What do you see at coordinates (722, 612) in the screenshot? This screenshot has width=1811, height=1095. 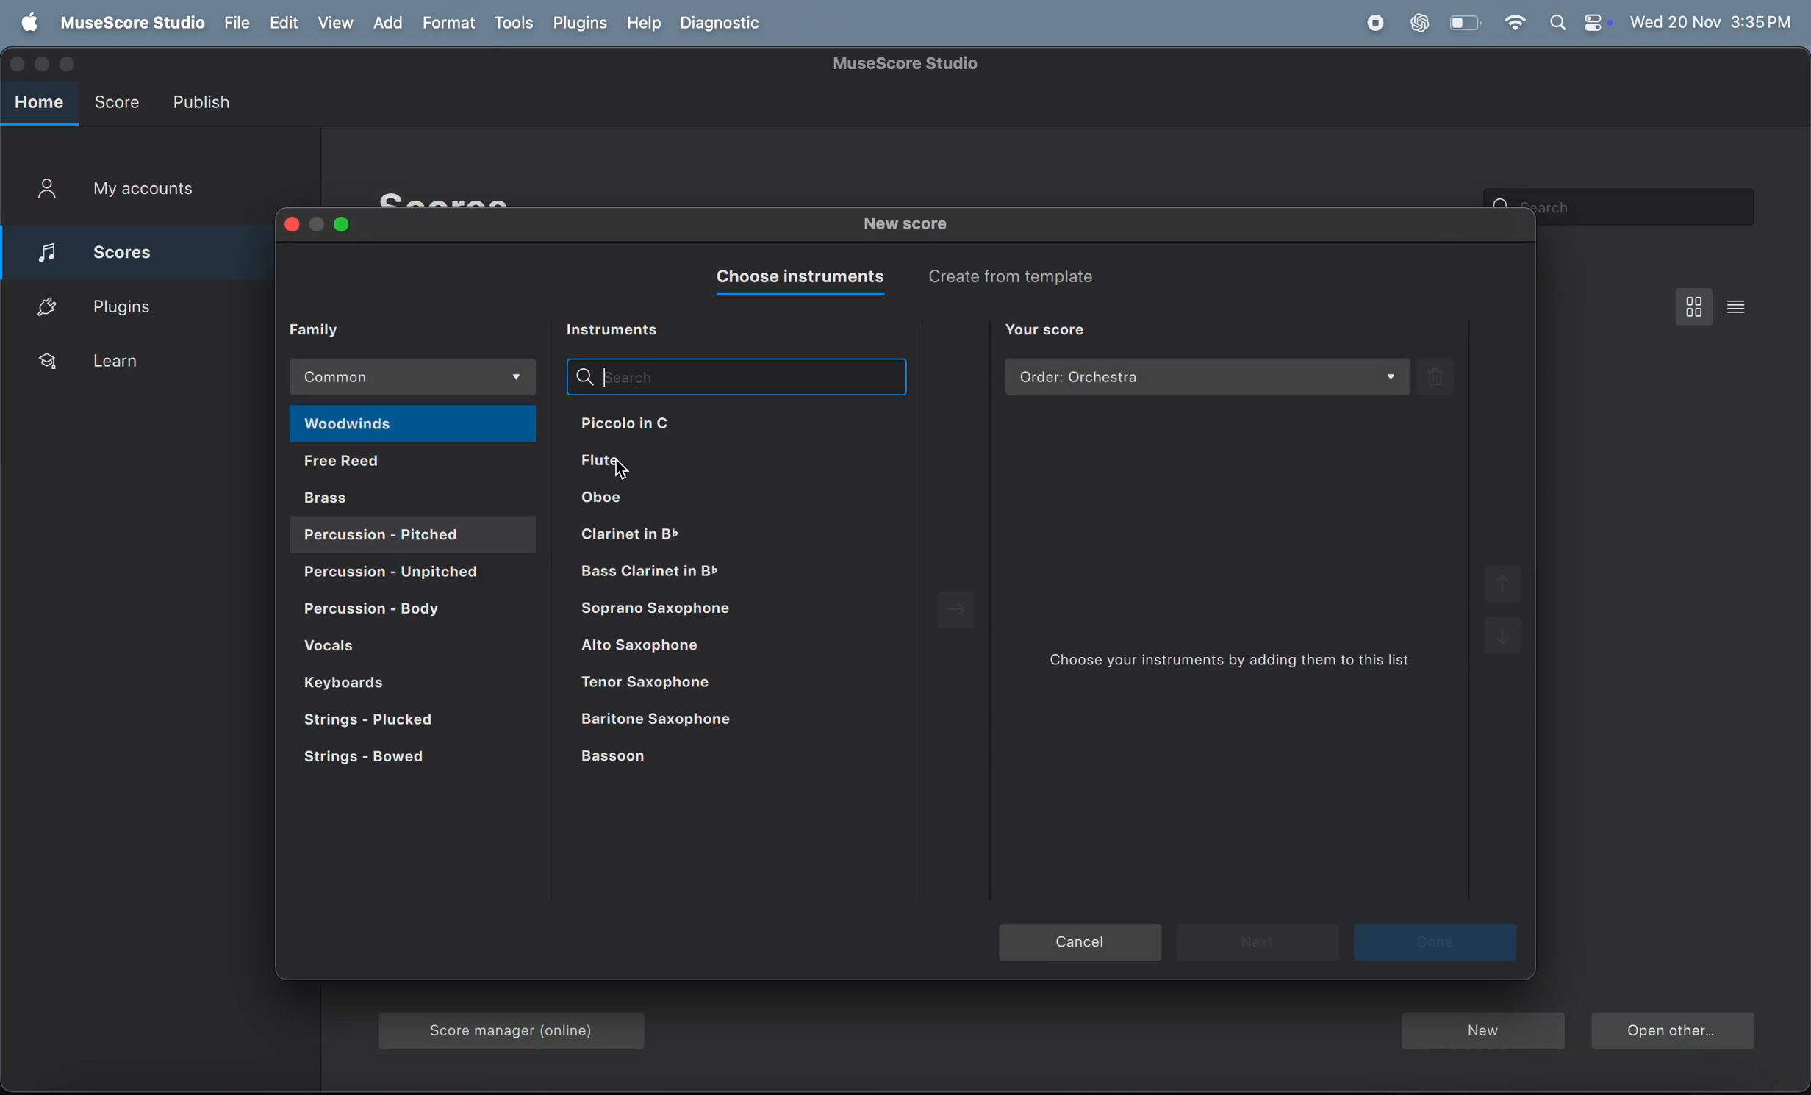 I see `saprno saxophone` at bounding box center [722, 612].